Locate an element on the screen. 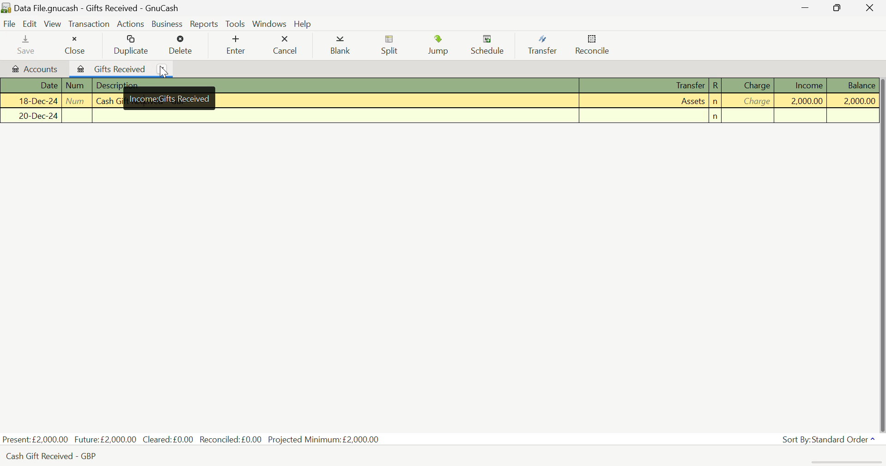 The image size is (886, 466). Close Window is located at coordinates (872, 7).